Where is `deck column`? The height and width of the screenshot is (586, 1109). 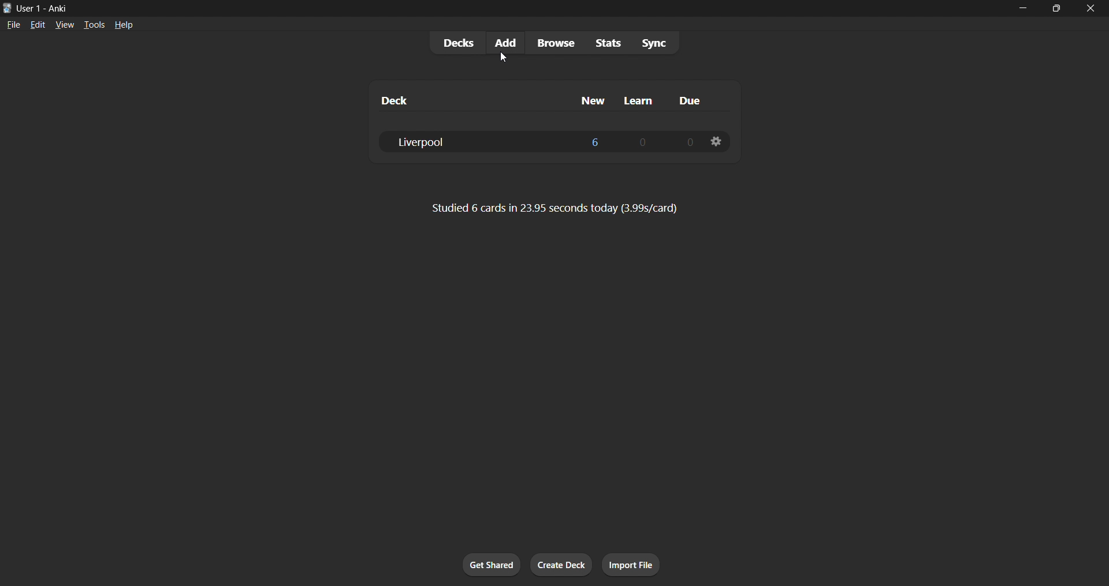
deck column is located at coordinates (396, 101).